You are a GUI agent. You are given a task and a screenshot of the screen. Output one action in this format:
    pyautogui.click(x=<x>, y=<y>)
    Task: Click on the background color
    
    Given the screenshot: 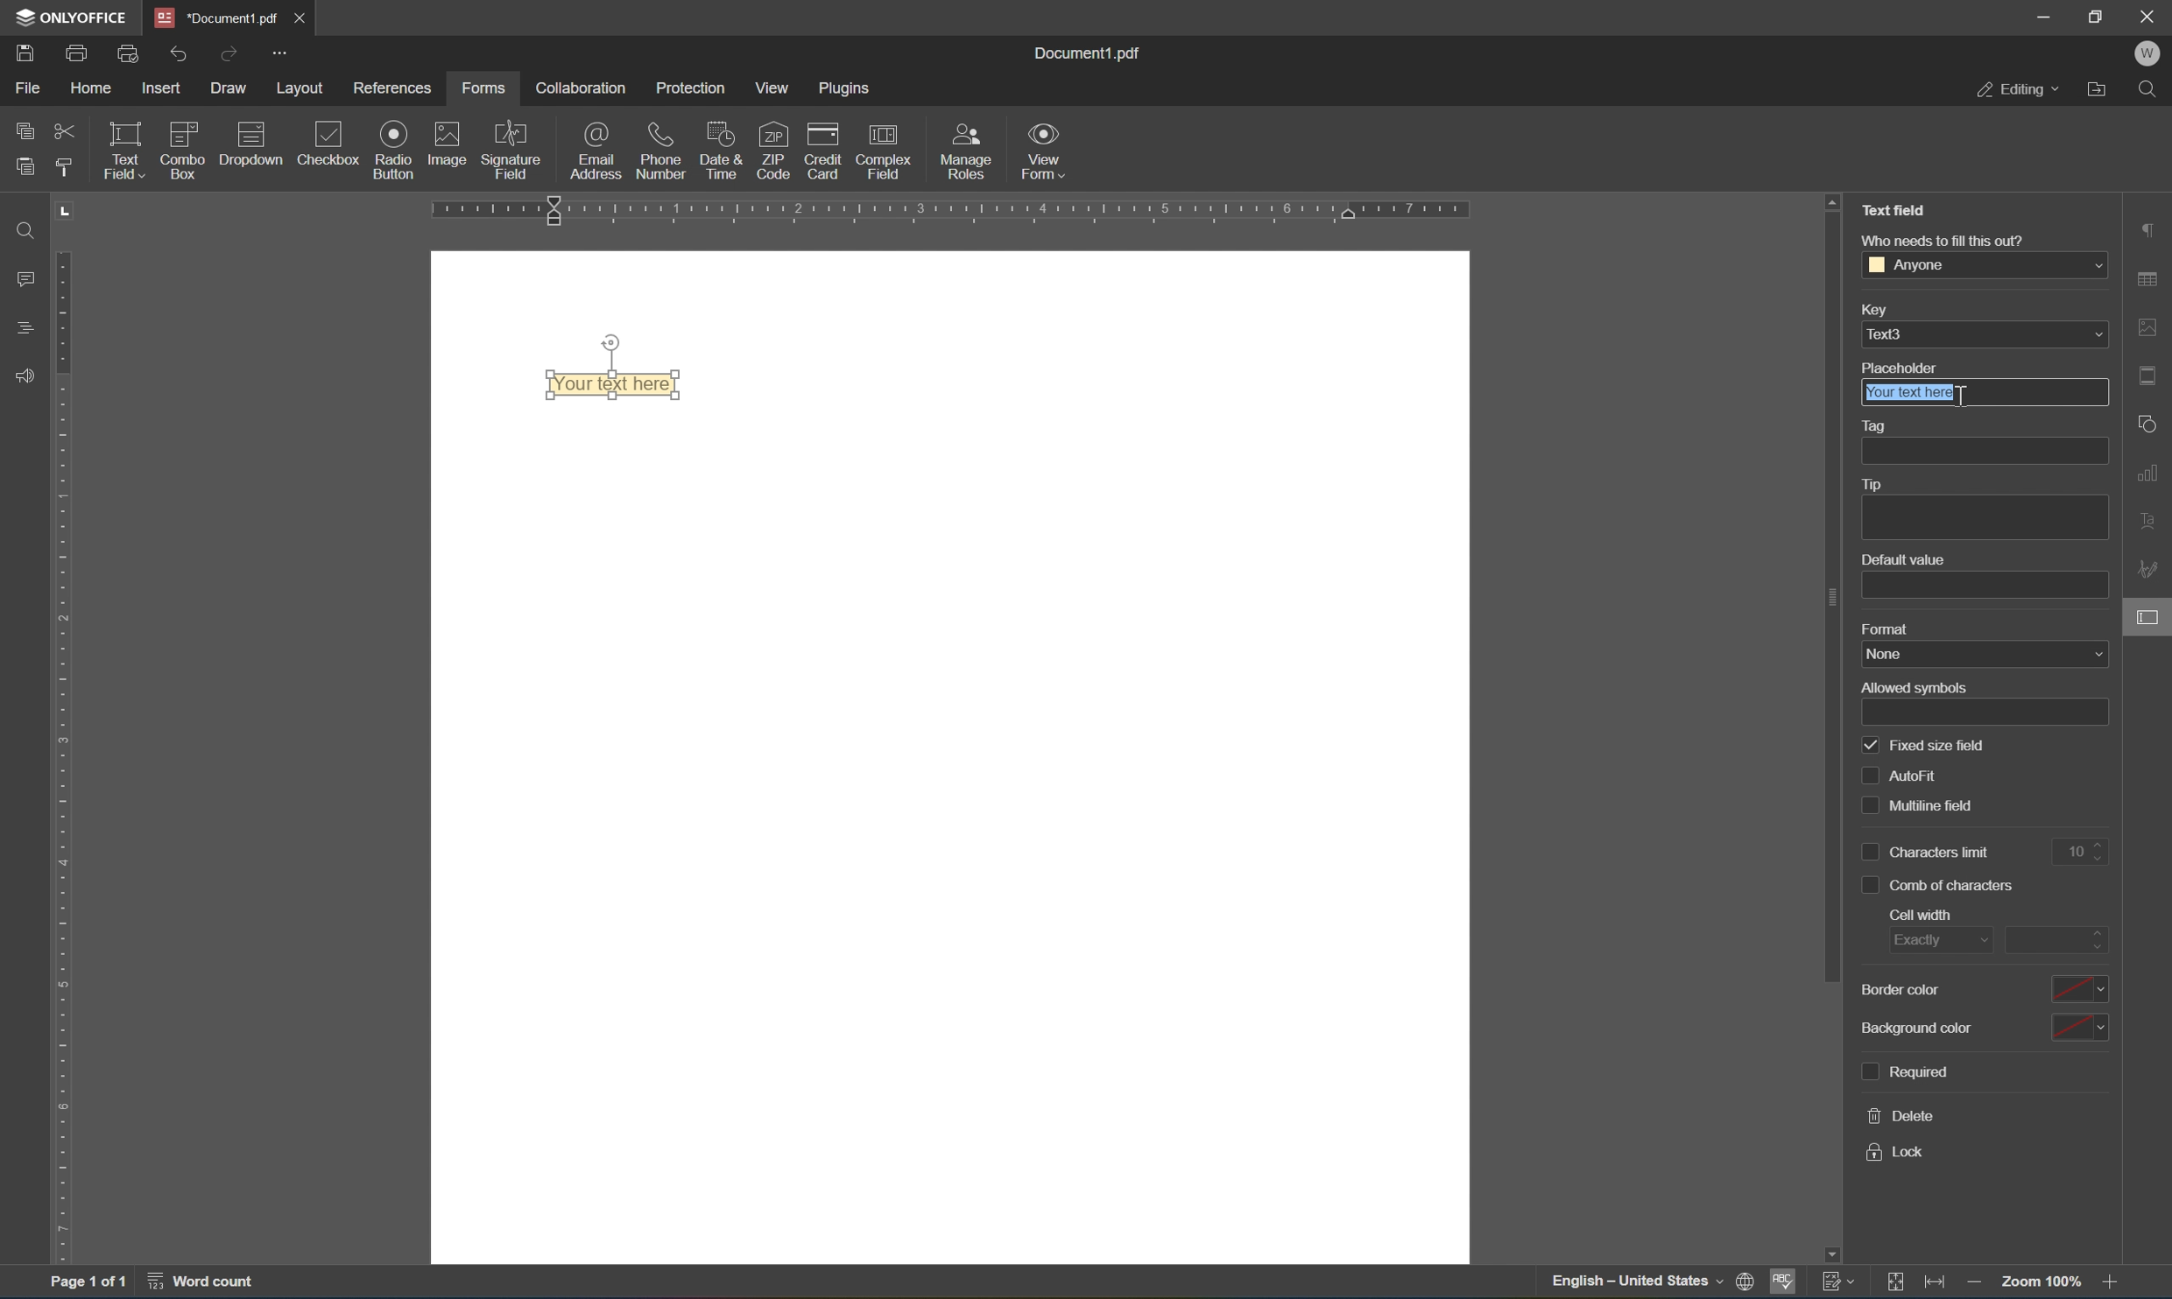 What is the action you would take?
    pyautogui.click(x=1986, y=1025)
    